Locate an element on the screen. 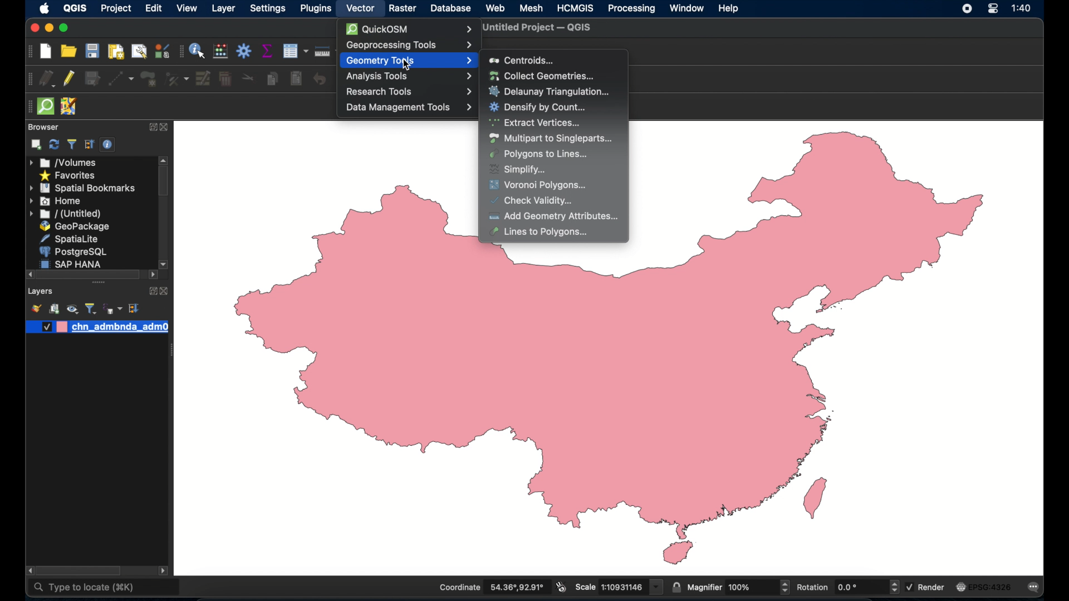 This screenshot has height=601, width=1069. centroids is located at coordinates (522, 60).